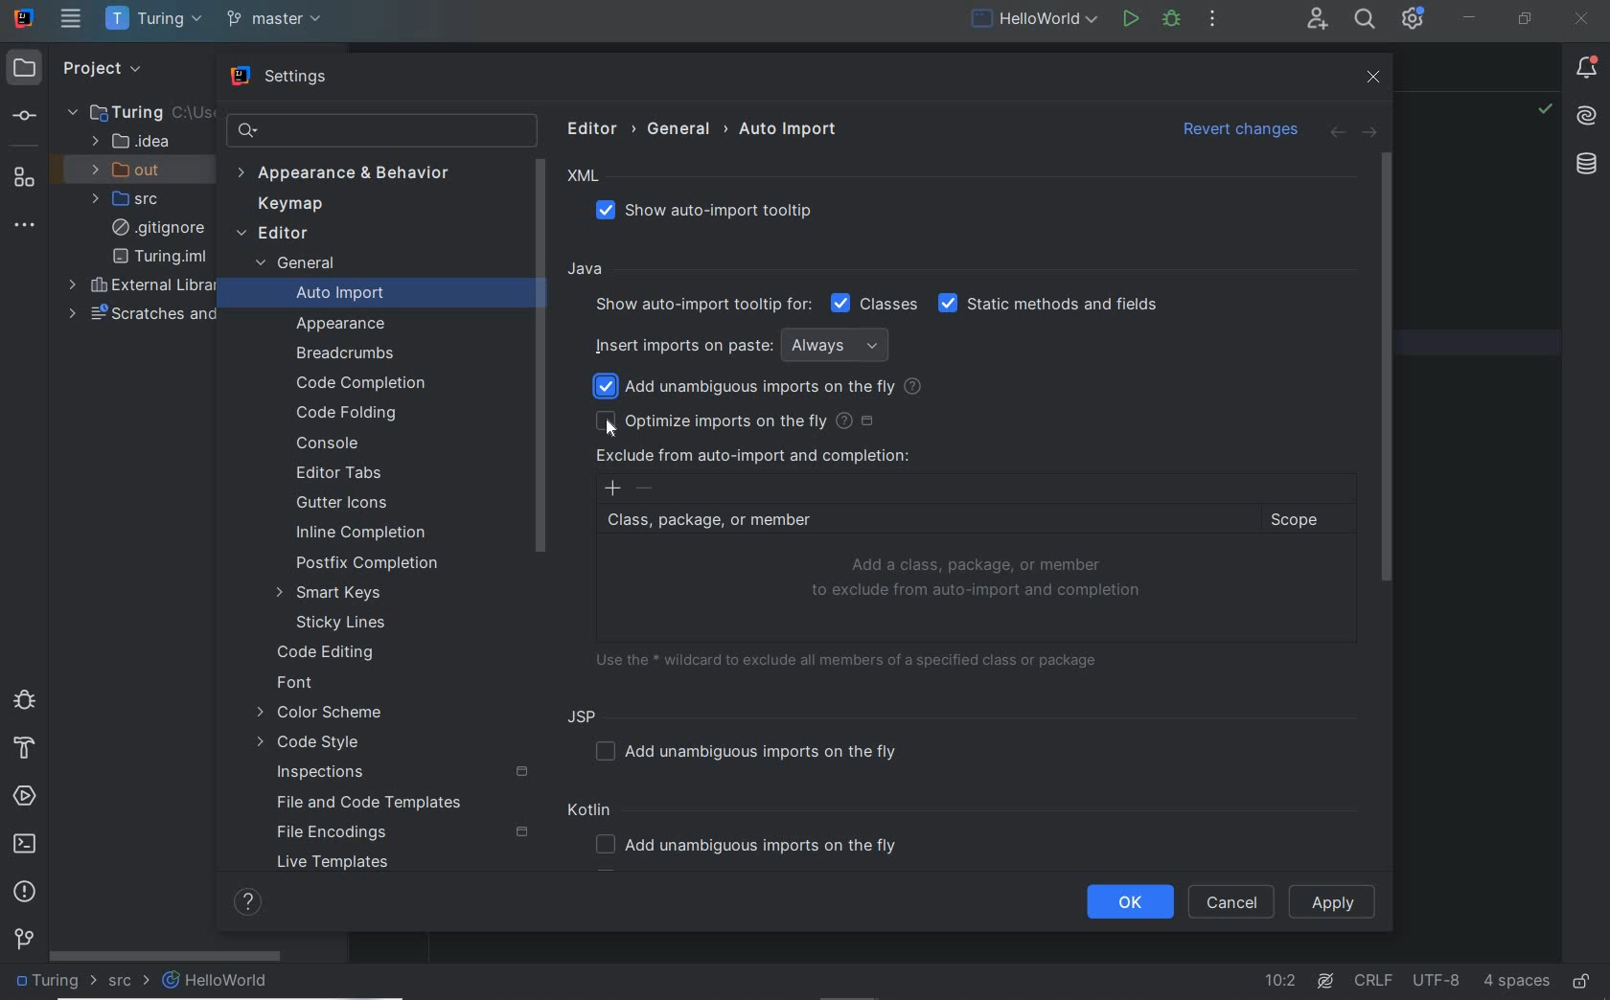 This screenshot has width=1610, height=1000. I want to click on INSPECTIONS, so click(403, 773).